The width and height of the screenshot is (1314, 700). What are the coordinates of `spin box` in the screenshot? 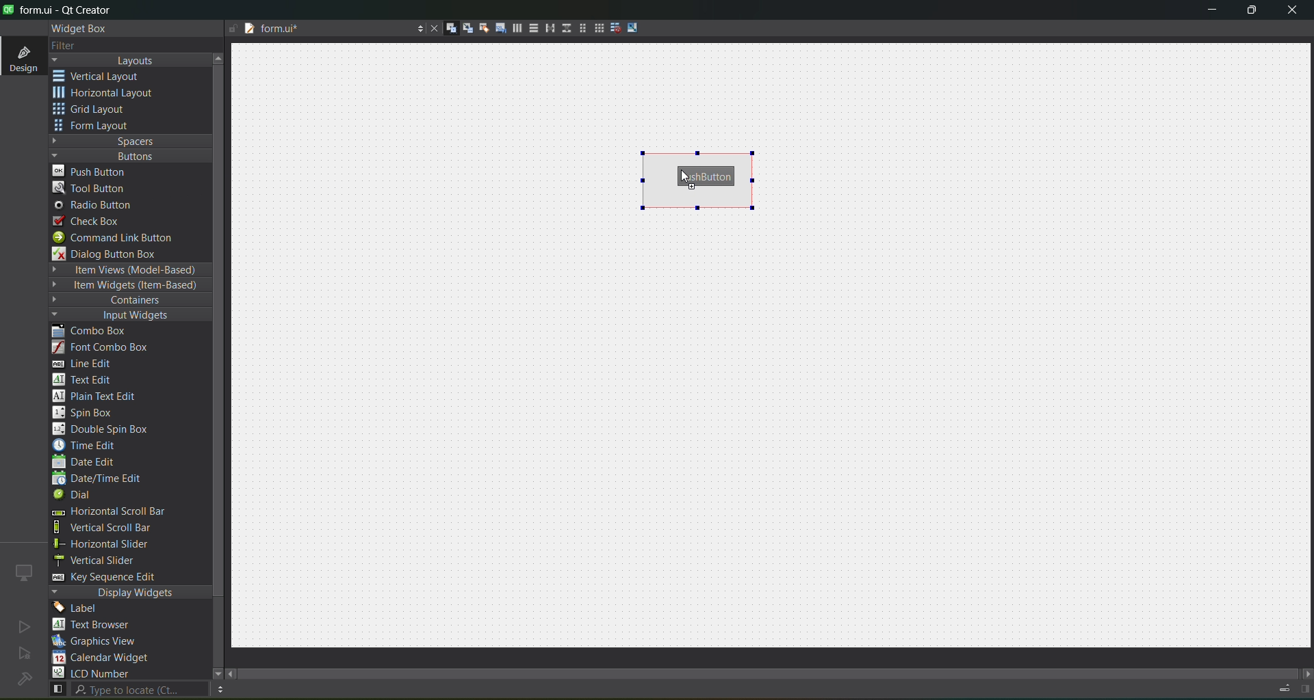 It's located at (90, 412).